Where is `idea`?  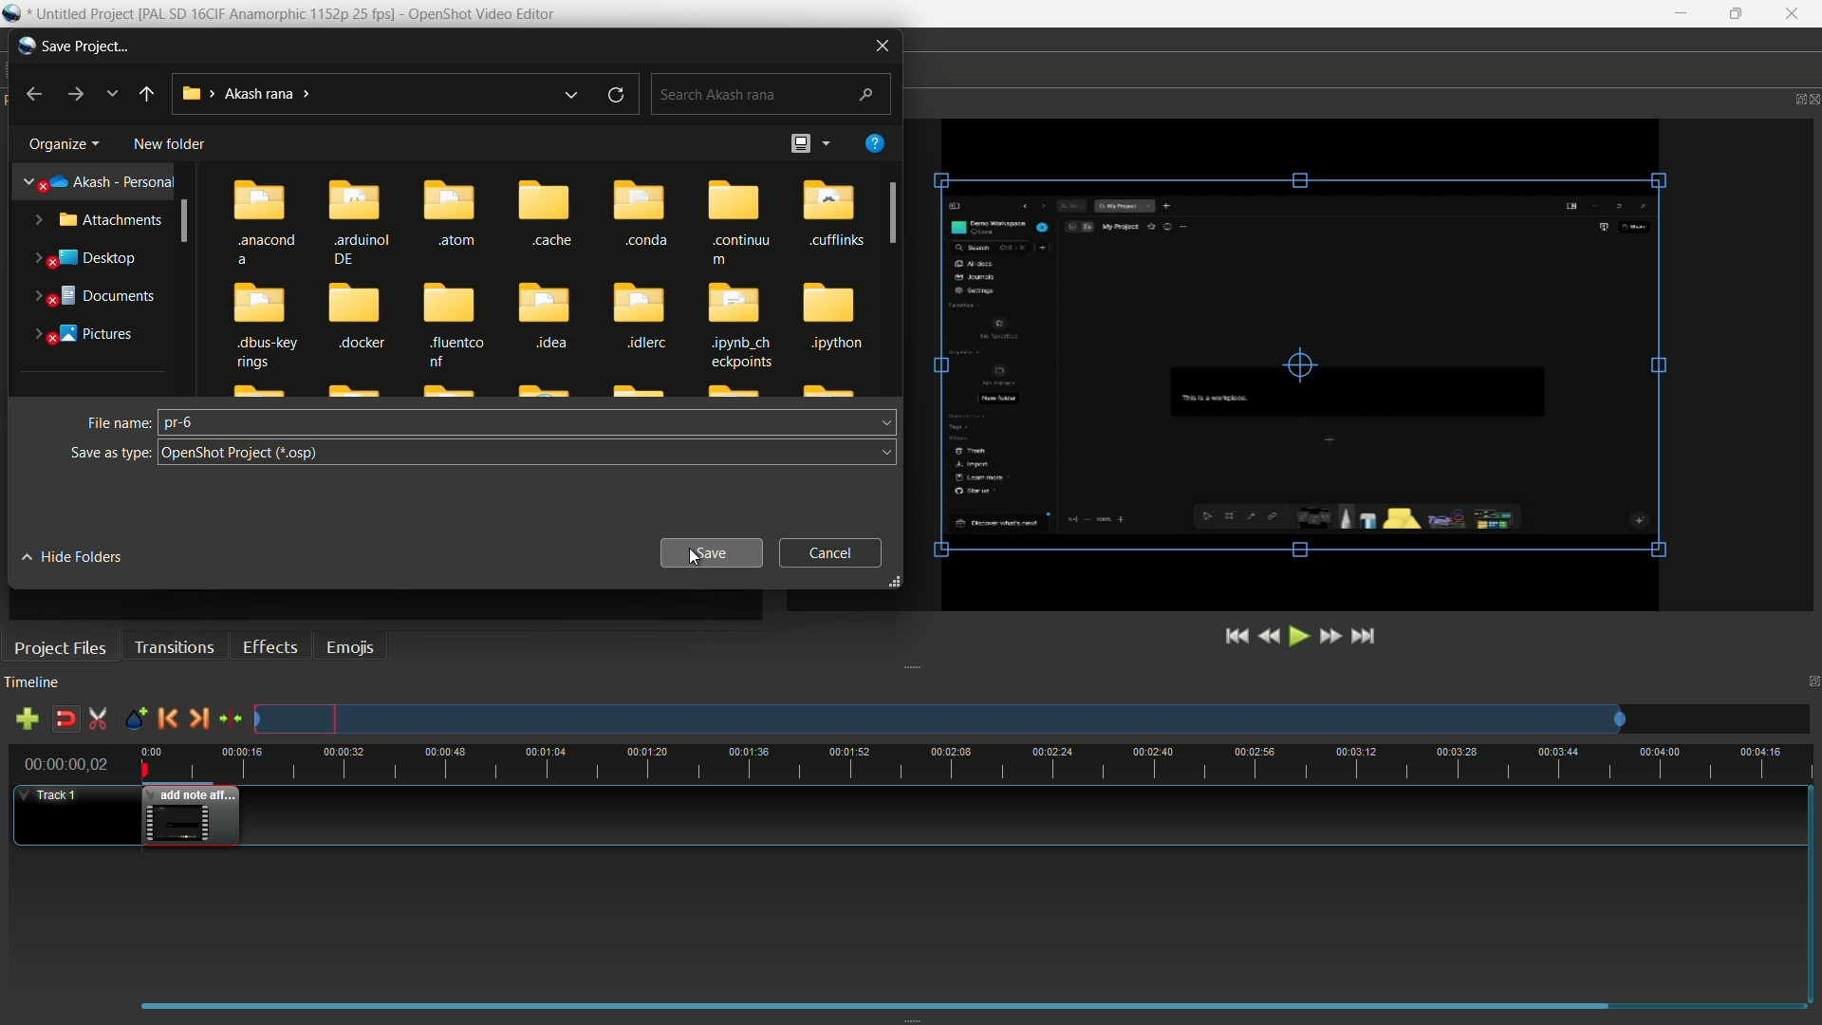
idea is located at coordinates (550, 326).